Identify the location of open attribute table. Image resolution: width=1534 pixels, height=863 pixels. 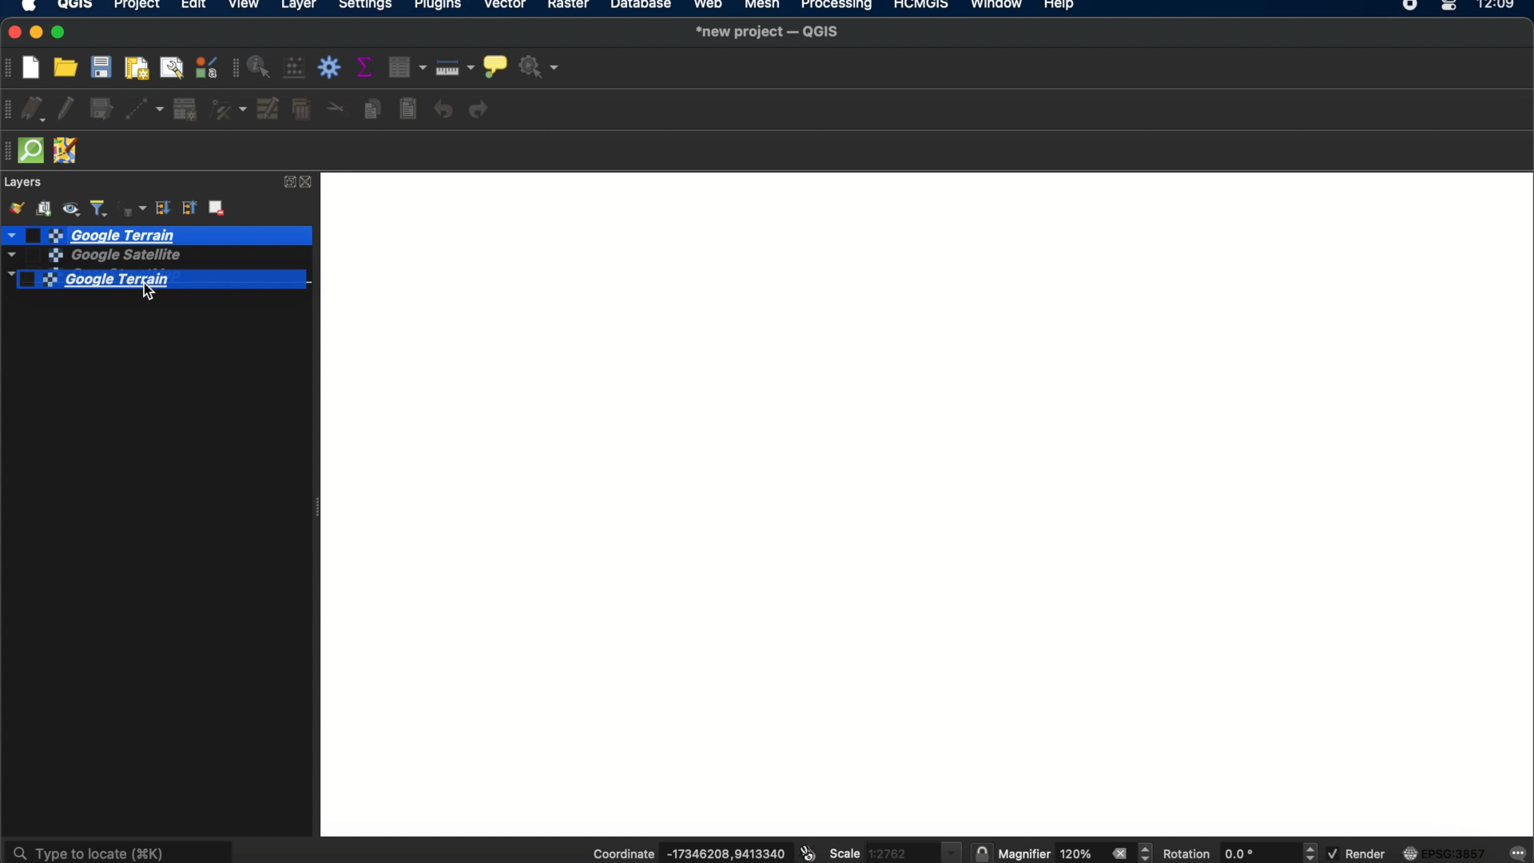
(410, 68).